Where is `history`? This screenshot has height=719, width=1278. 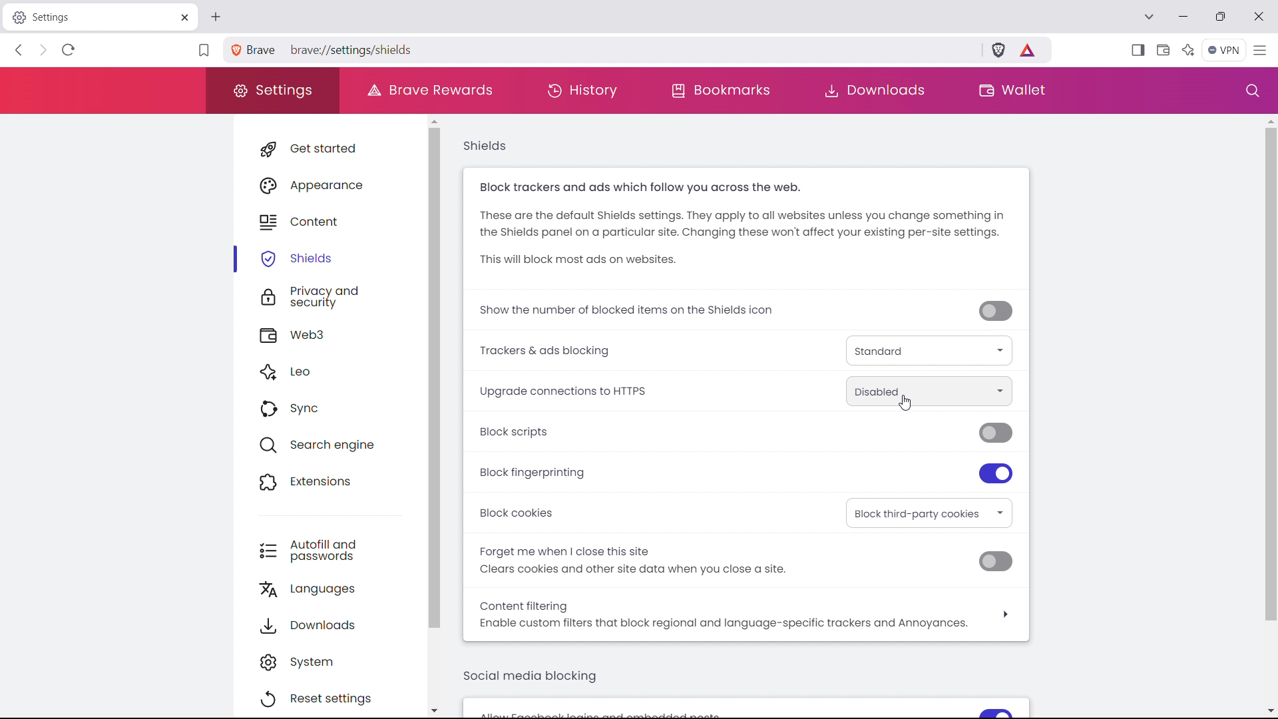 history is located at coordinates (582, 90).